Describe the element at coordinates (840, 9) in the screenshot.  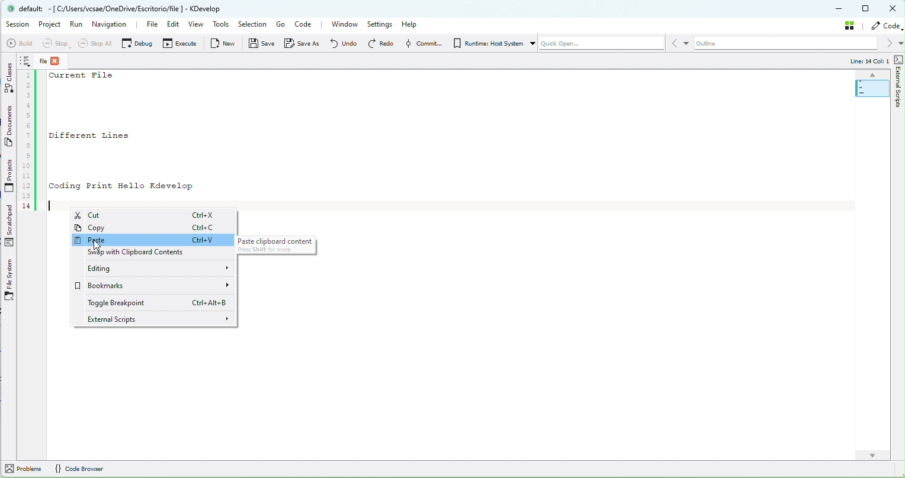
I see `Minimize` at that location.